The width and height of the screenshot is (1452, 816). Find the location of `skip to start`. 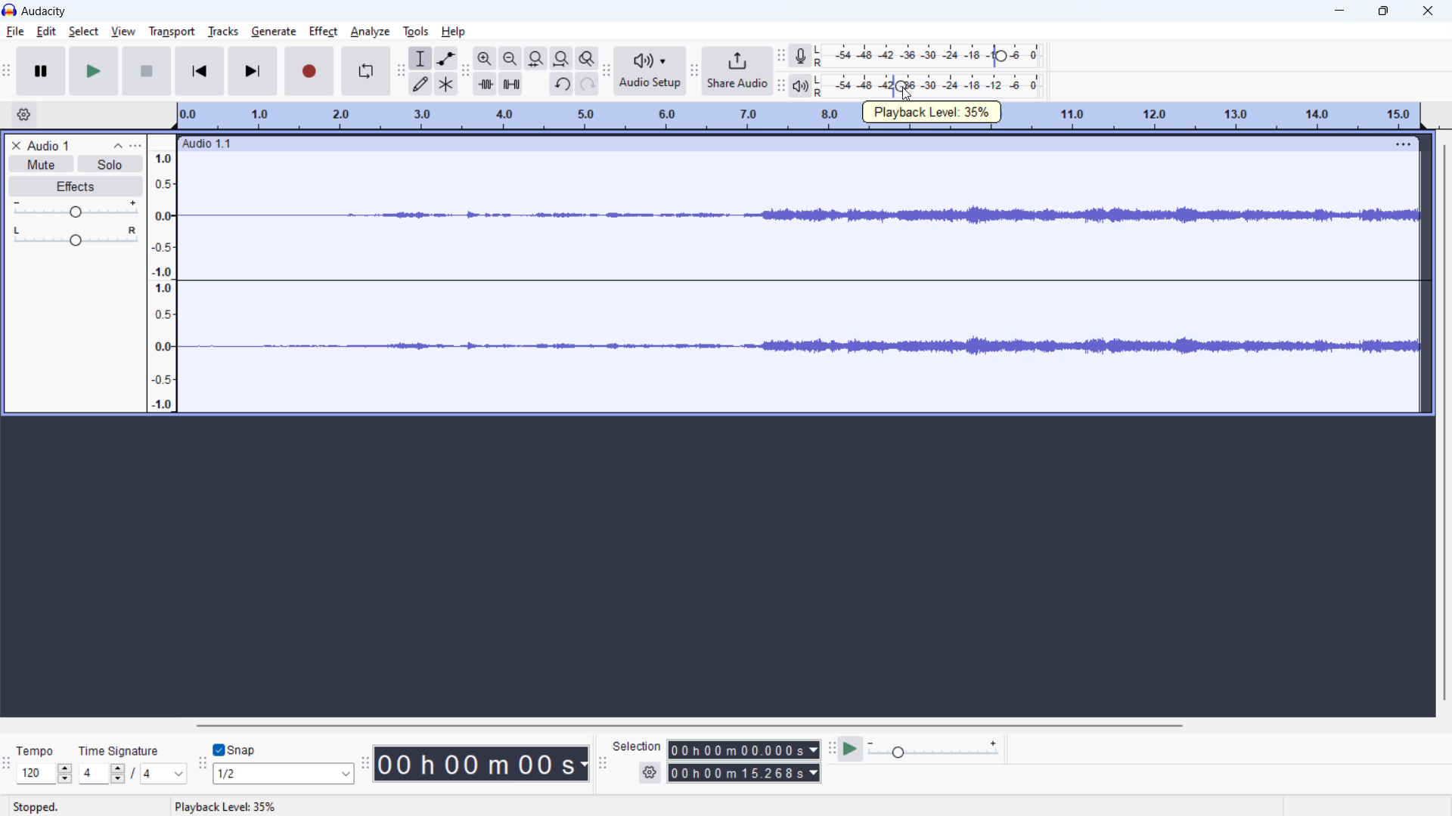

skip to start is located at coordinates (199, 71).